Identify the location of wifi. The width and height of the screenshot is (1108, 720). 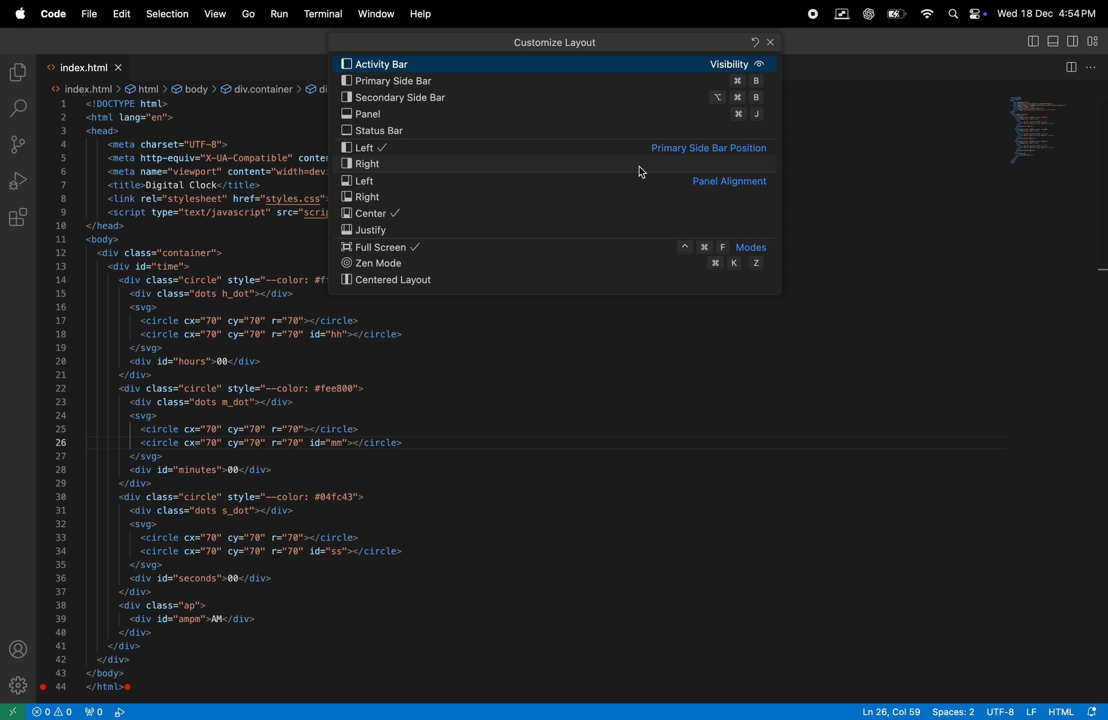
(923, 15).